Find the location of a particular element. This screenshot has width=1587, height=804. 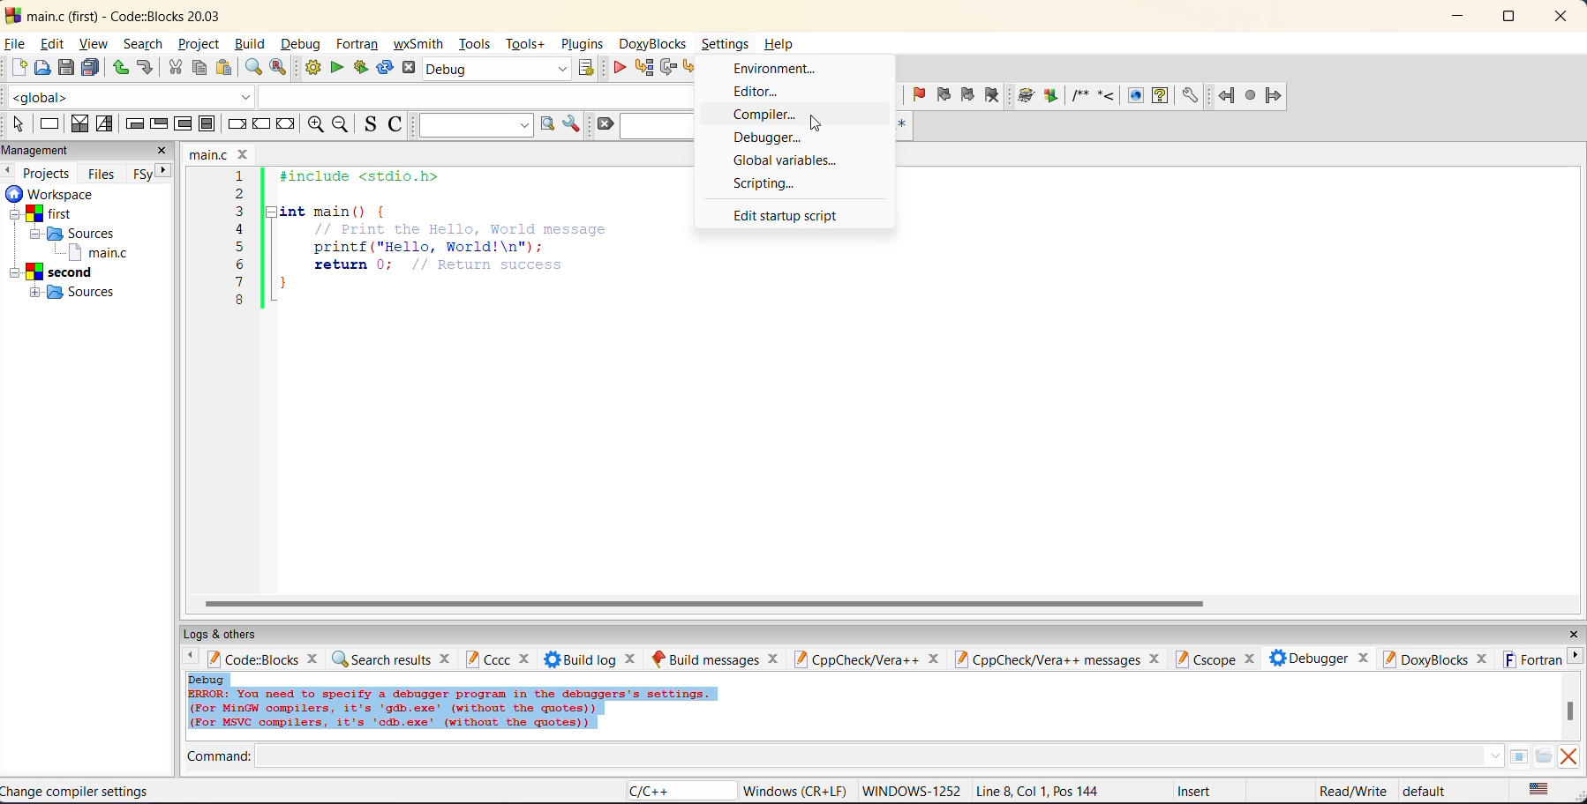

jump back is located at coordinates (1227, 97).